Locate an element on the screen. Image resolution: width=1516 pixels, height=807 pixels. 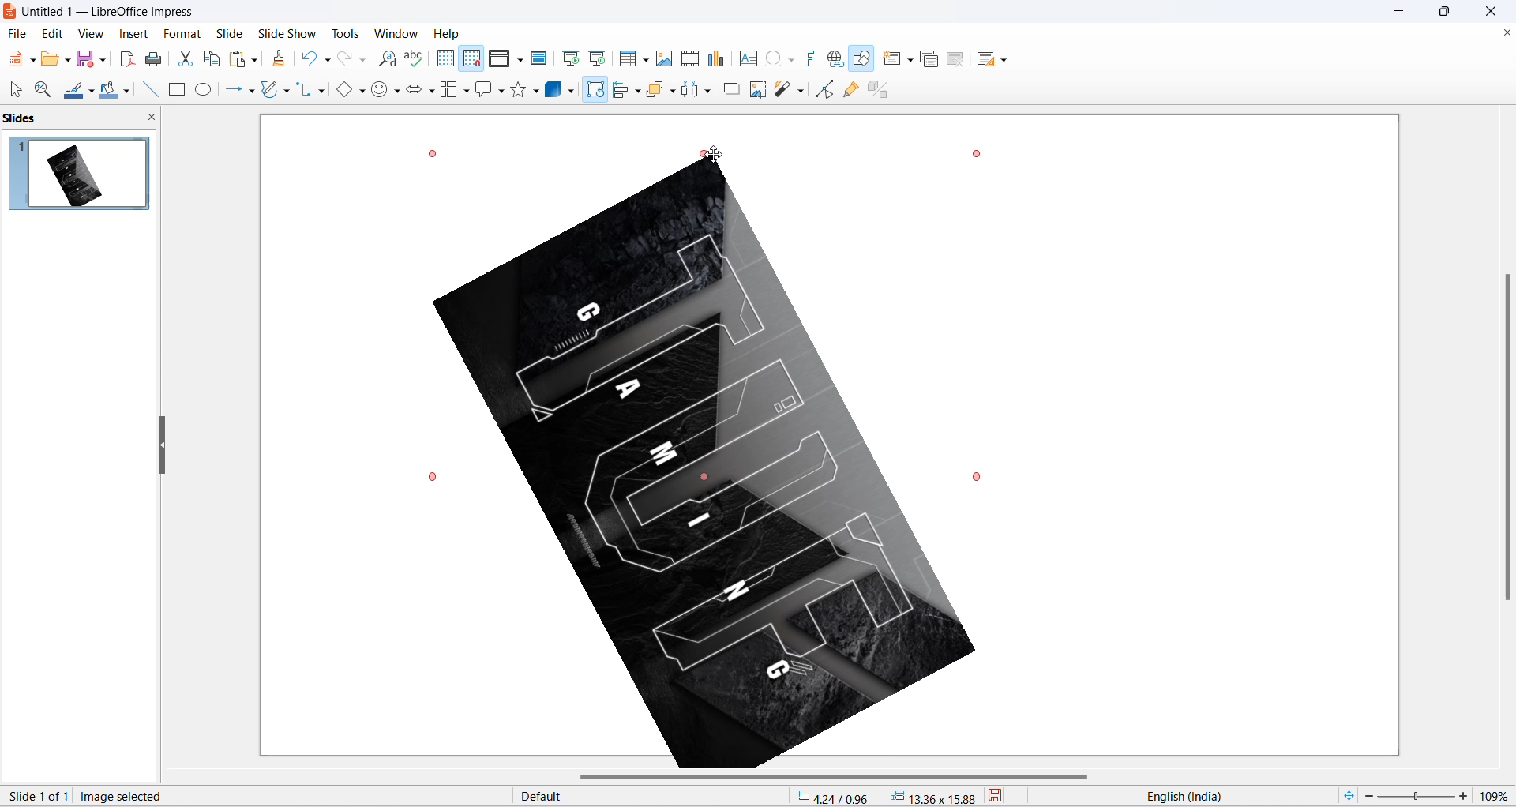
new slide is located at coordinates (892, 58).